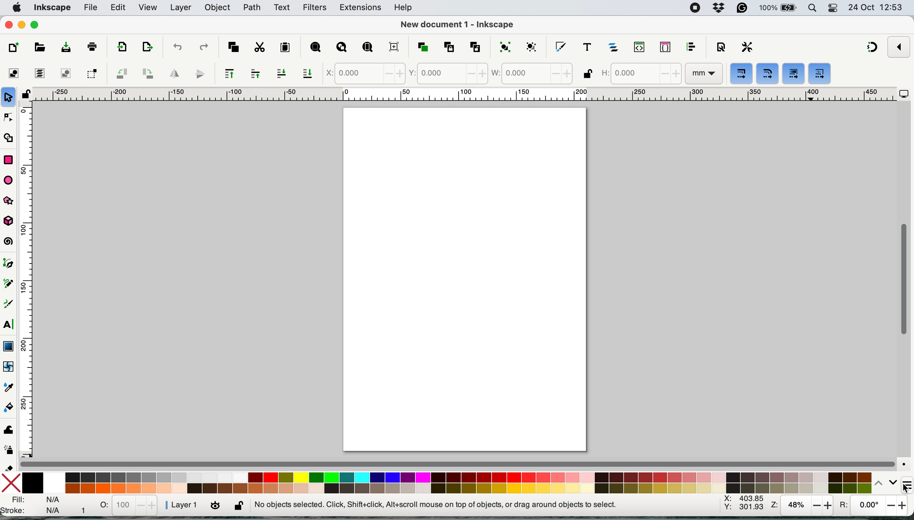 The height and width of the screenshot is (520, 914). What do you see at coordinates (905, 463) in the screenshot?
I see `color managed mode` at bounding box center [905, 463].